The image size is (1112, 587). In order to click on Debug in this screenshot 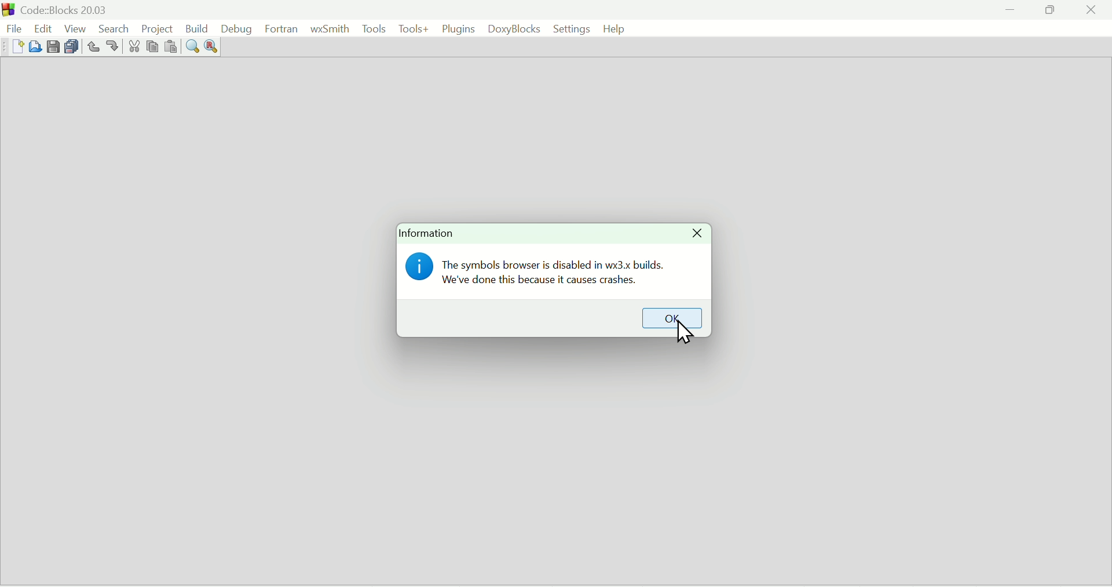, I will do `click(235, 28)`.